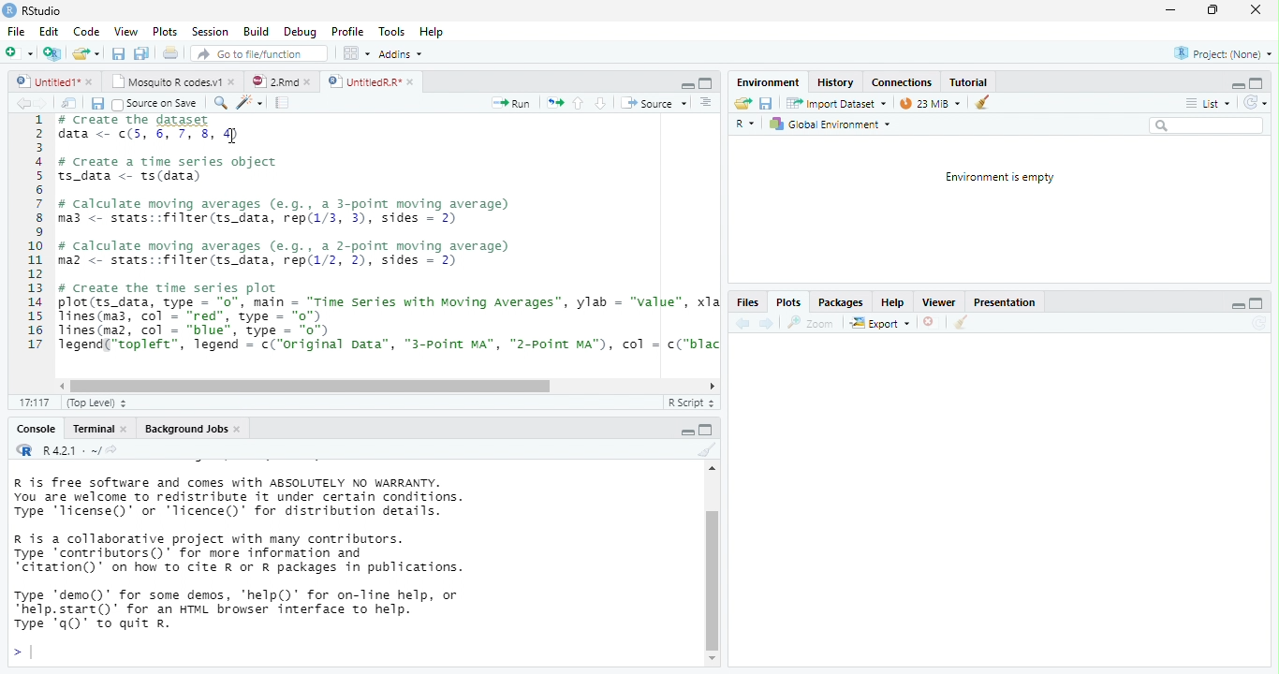 The image size is (1279, 674). I want to click on Console, so click(35, 430).